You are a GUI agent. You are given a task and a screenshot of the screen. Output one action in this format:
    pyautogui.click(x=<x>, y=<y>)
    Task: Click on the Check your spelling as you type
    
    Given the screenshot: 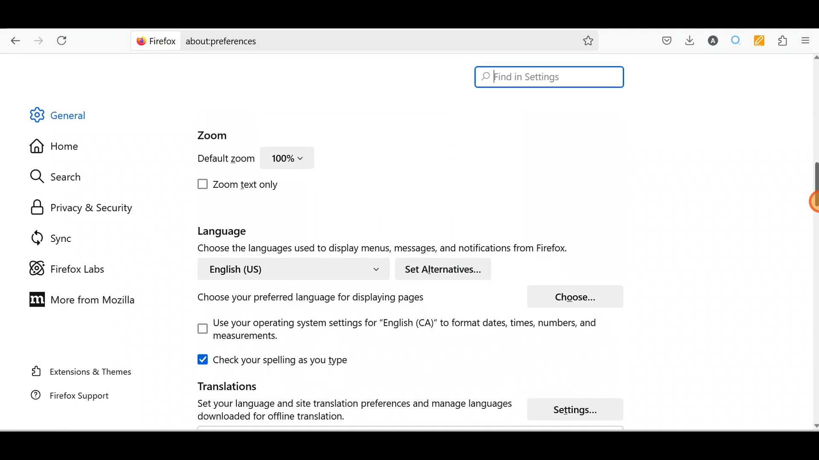 What is the action you would take?
    pyautogui.click(x=275, y=359)
    